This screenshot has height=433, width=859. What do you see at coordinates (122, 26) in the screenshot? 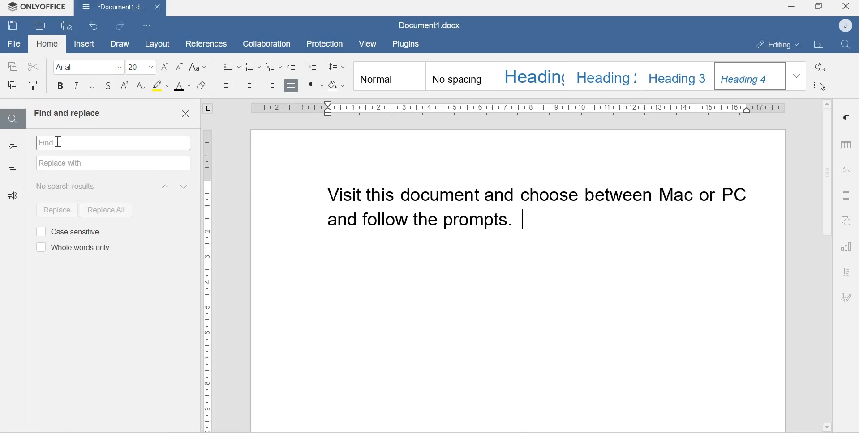
I see `Redo` at bounding box center [122, 26].